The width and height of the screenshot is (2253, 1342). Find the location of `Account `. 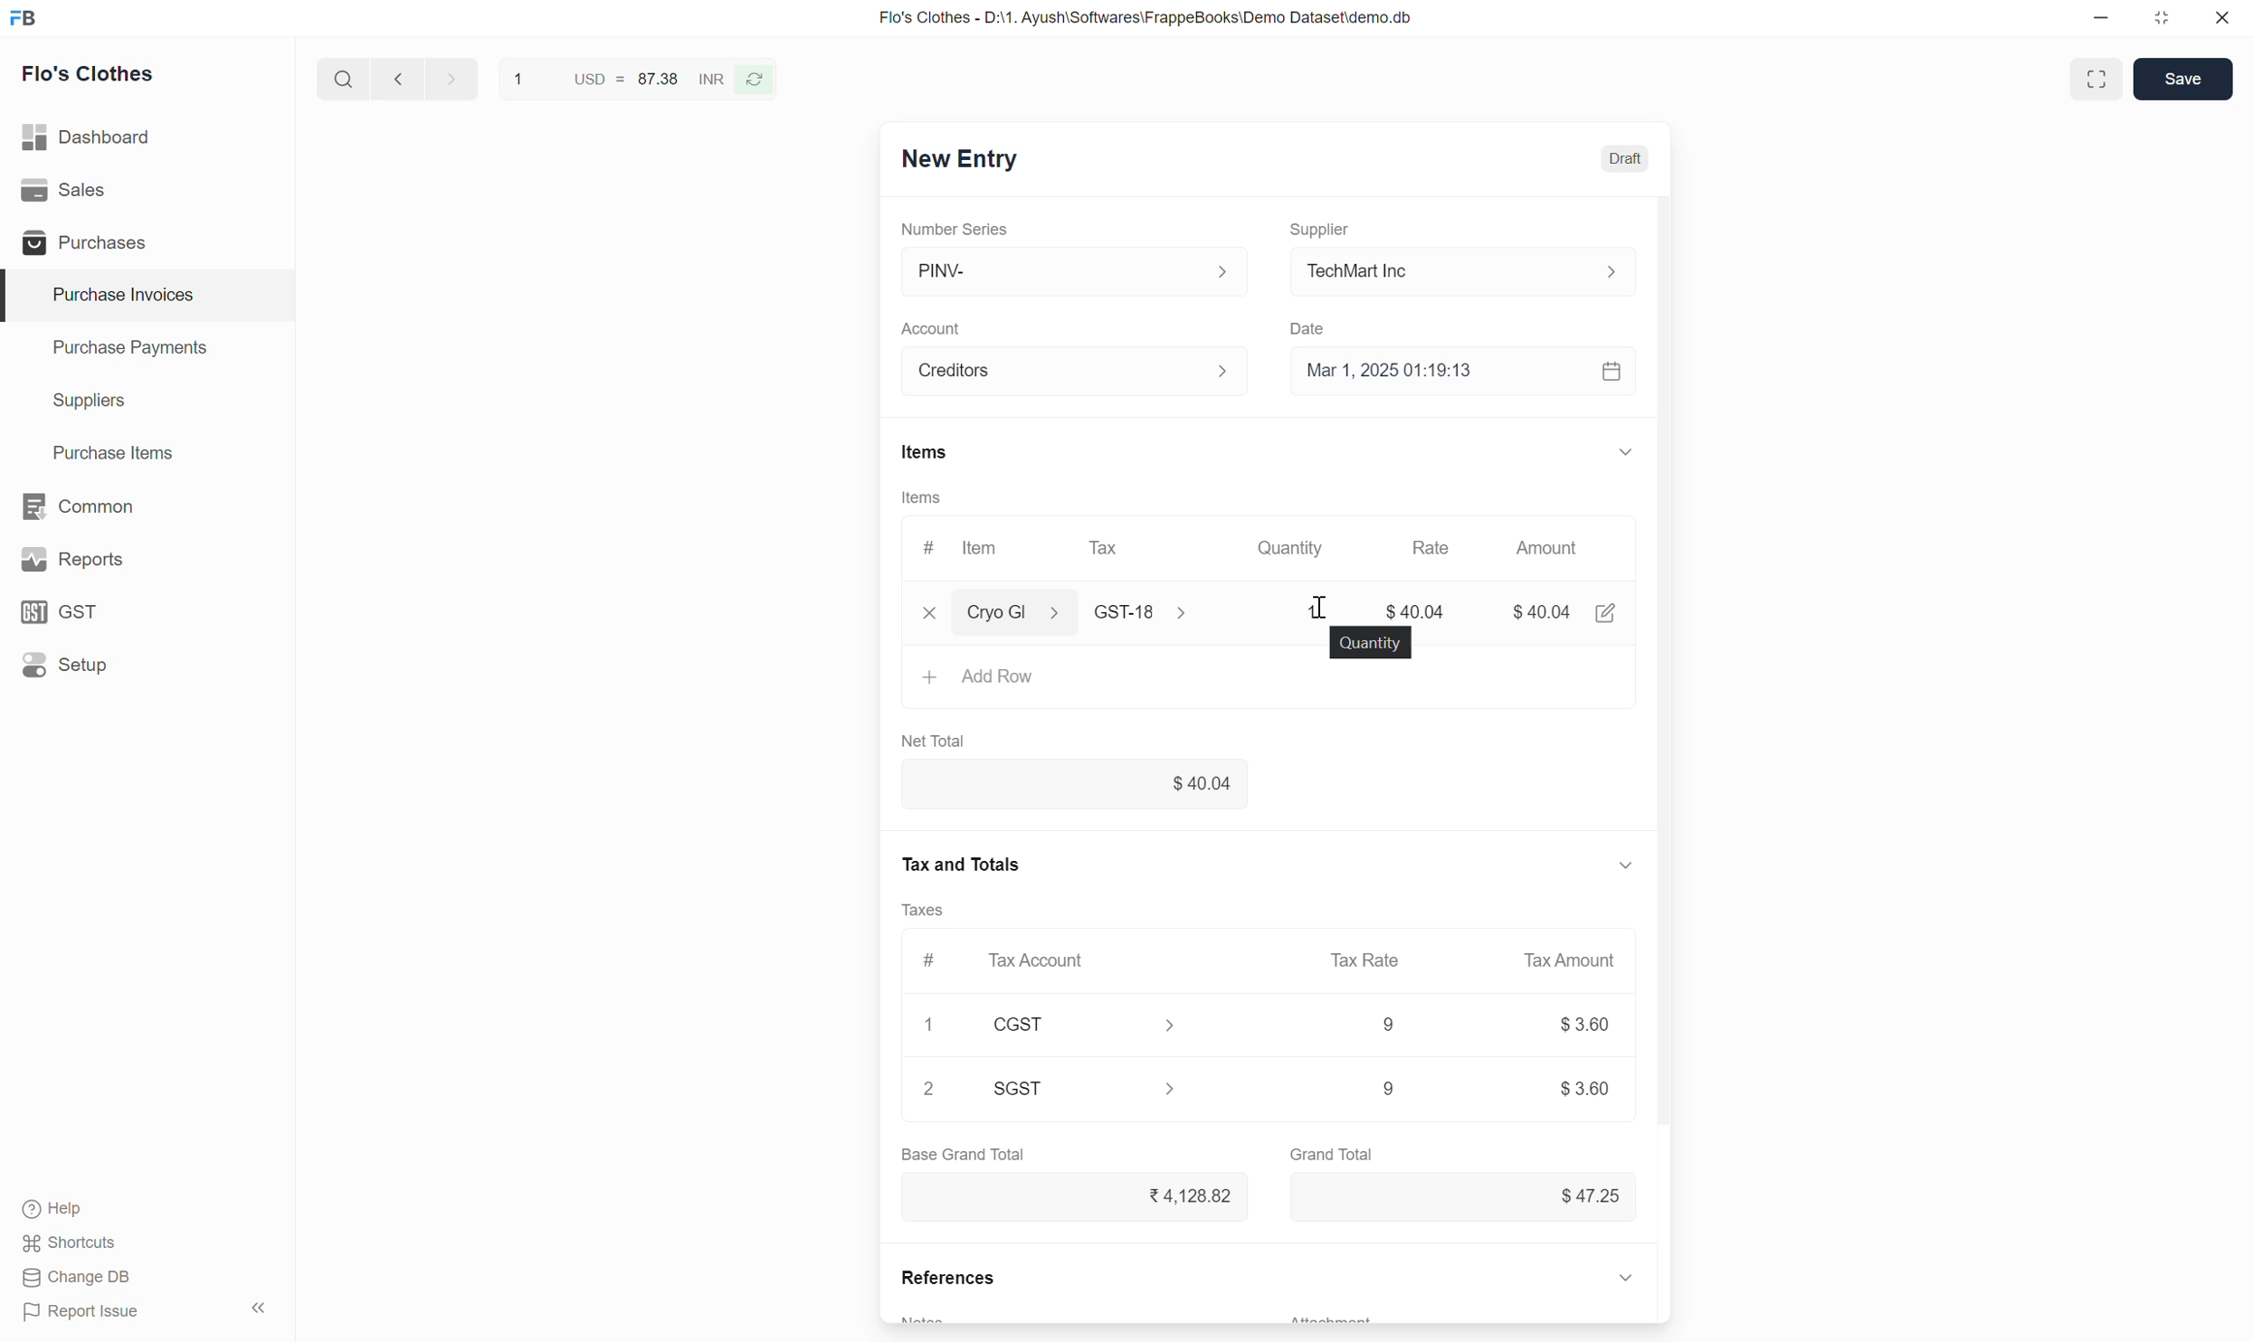

Account  is located at coordinates (1079, 368).